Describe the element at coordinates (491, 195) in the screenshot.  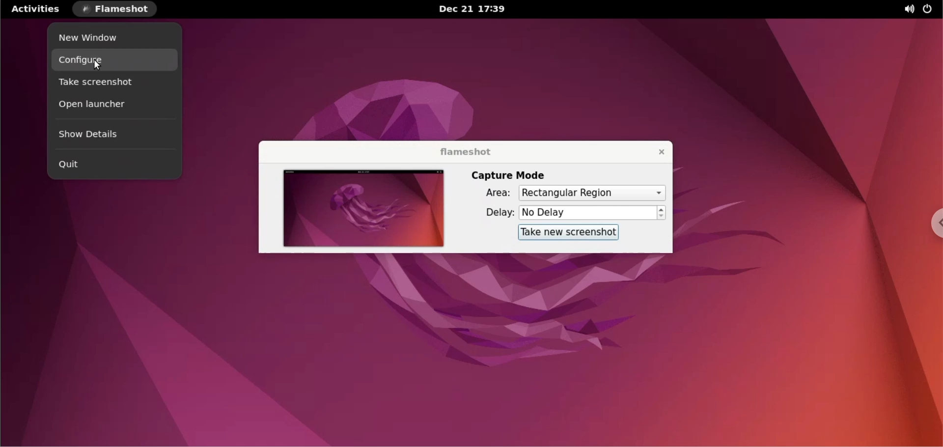
I see `area:` at that location.